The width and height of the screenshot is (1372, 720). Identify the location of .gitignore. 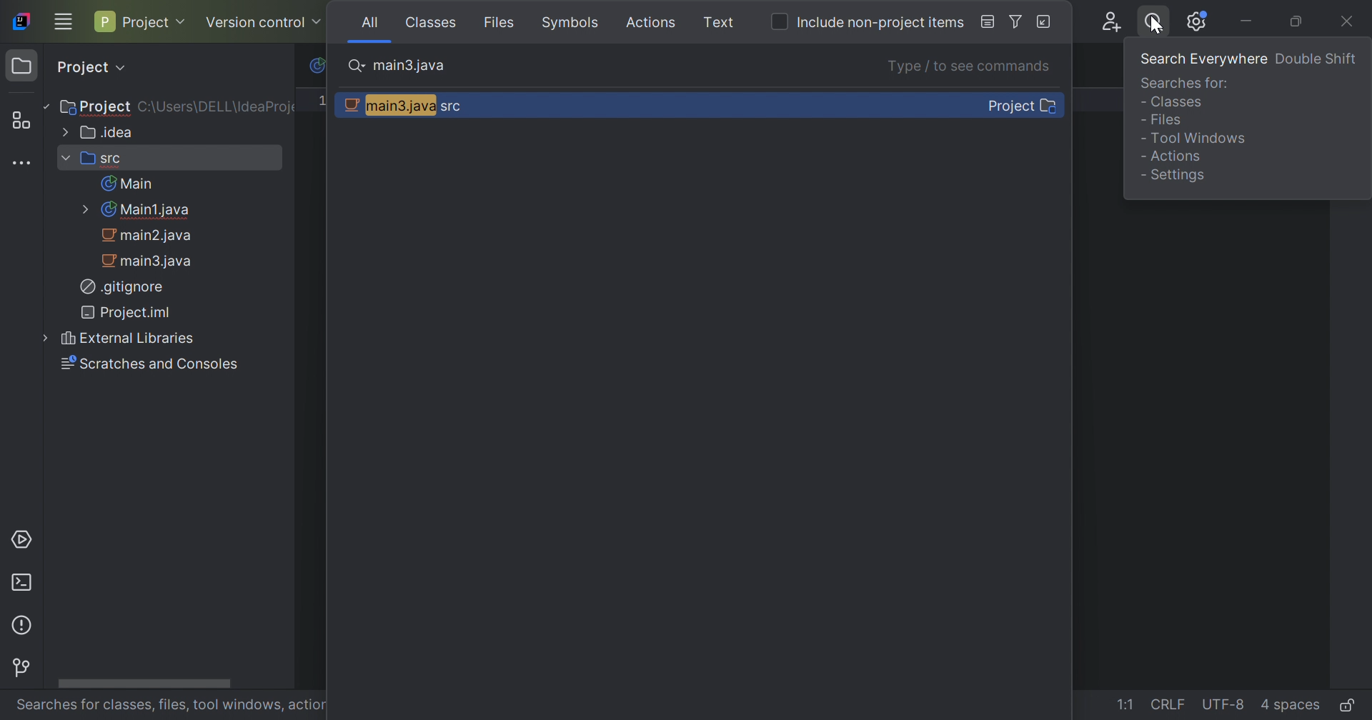
(121, 286).